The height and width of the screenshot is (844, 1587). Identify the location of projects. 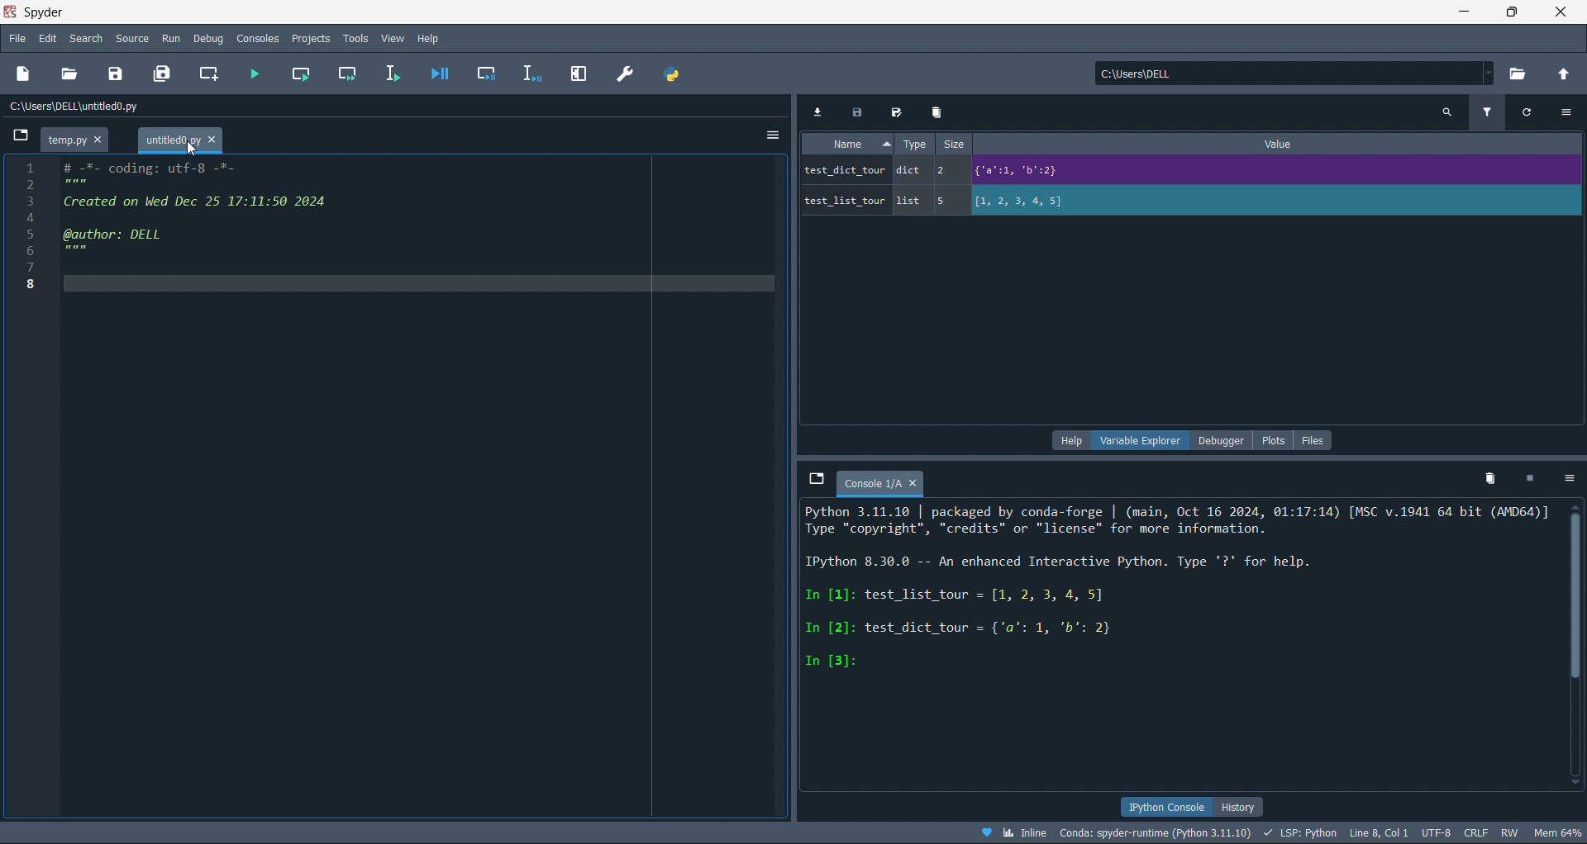
(311, 38).